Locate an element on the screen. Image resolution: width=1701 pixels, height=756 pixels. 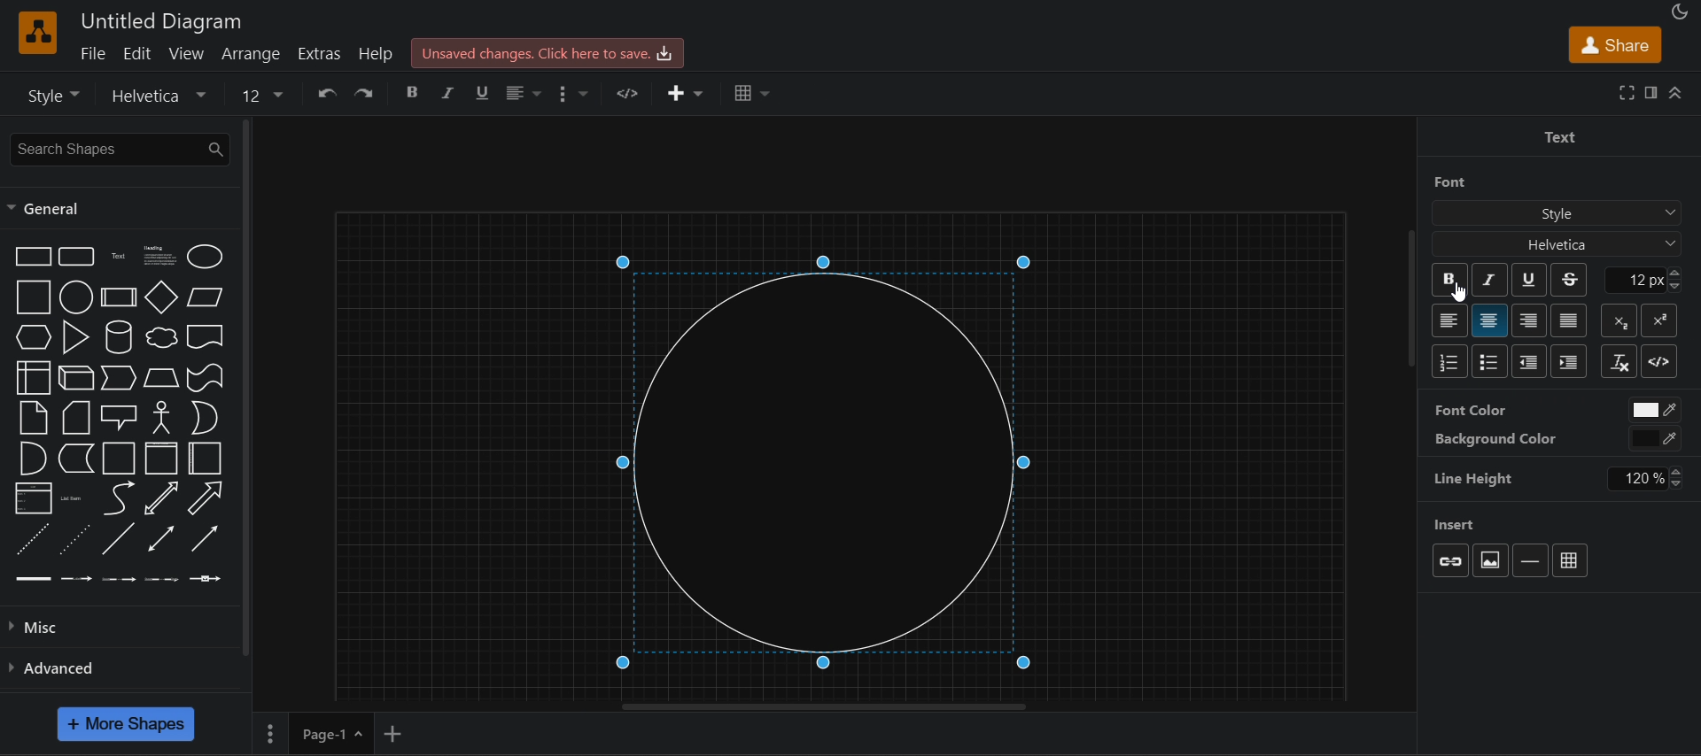
Connector 4 is located at coordinates (159, 579).